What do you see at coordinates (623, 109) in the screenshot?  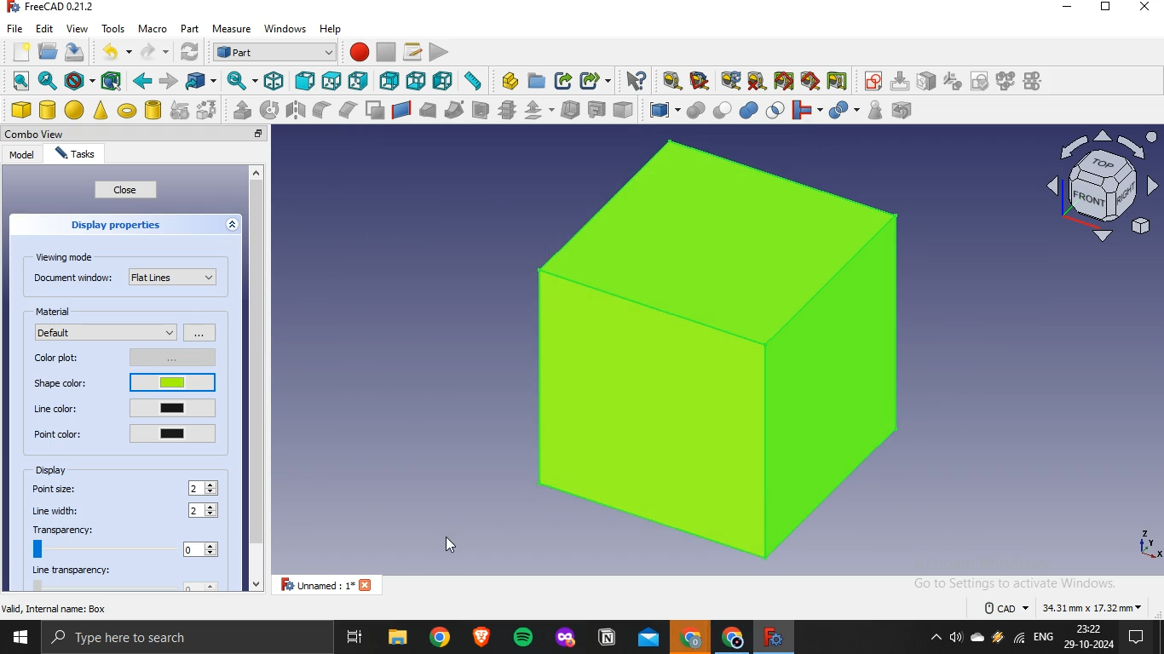 I see `color per face` at bounding box center [623, 109].